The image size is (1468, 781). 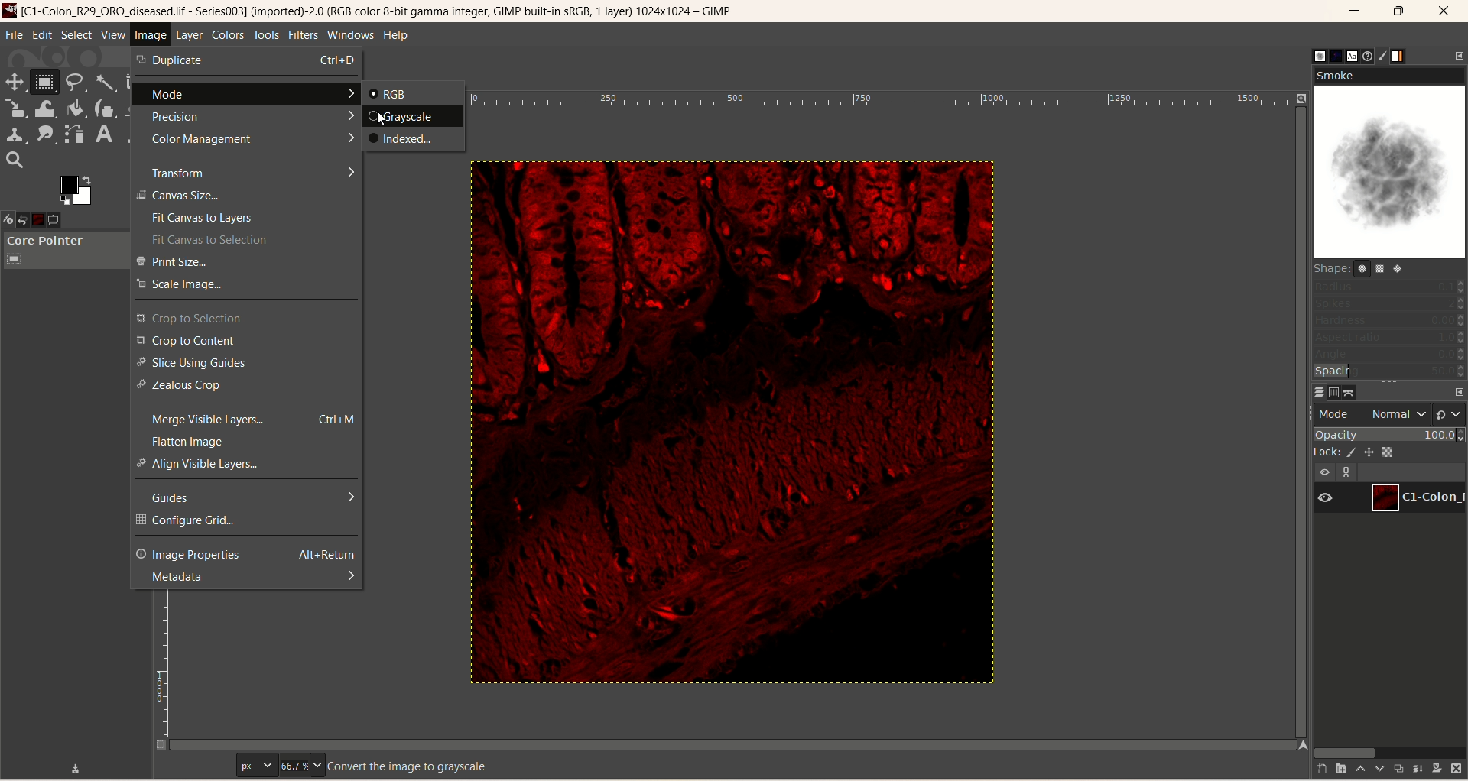 I want to click on view, so click(x=113, y=34).